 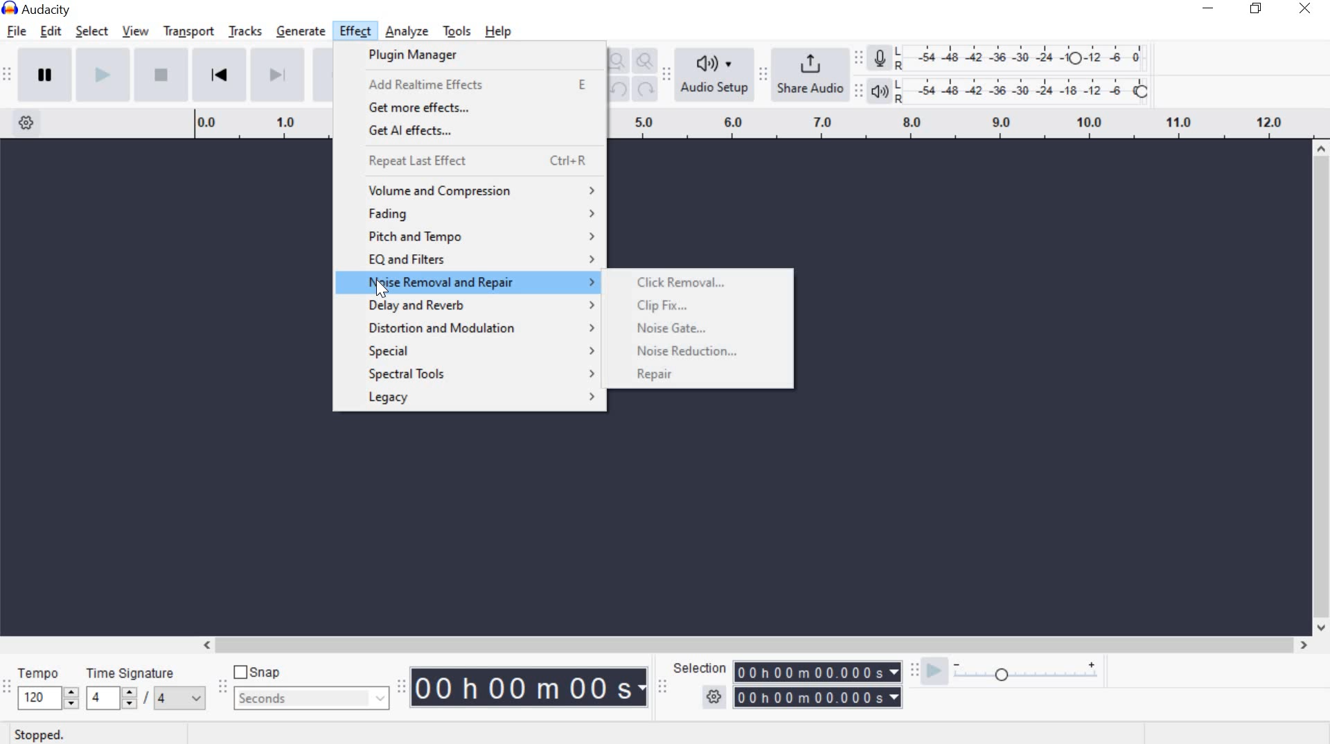 I want to click on noise reduction, so click(x=695, y=352).